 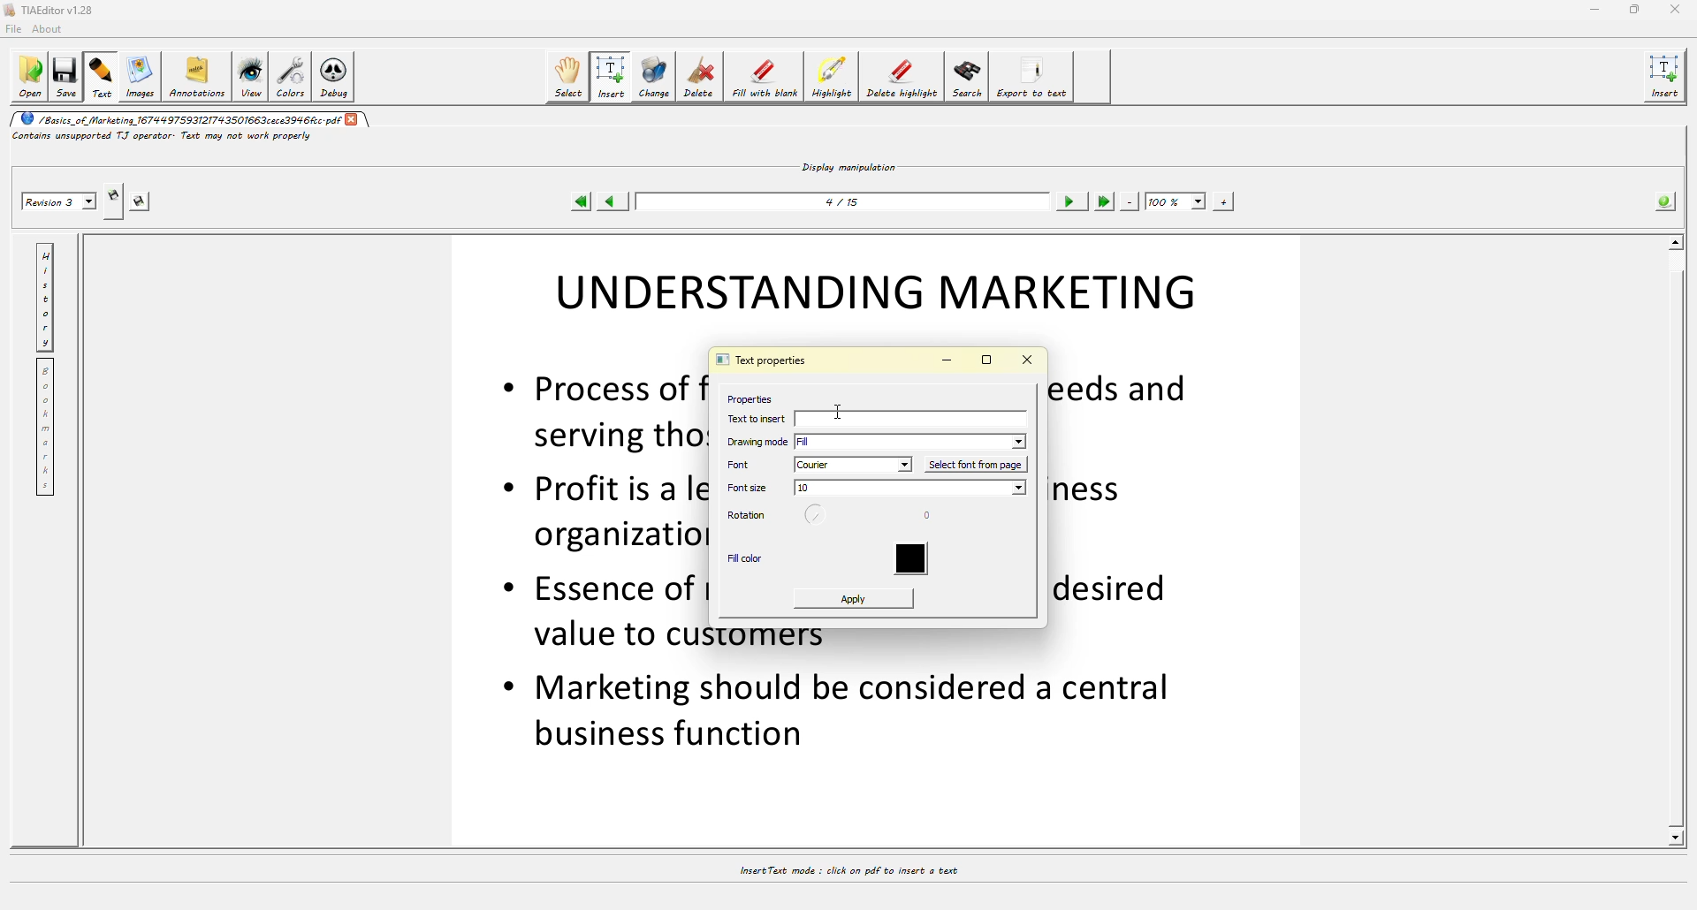 I want to click on debug, so click(x=336, y=75).